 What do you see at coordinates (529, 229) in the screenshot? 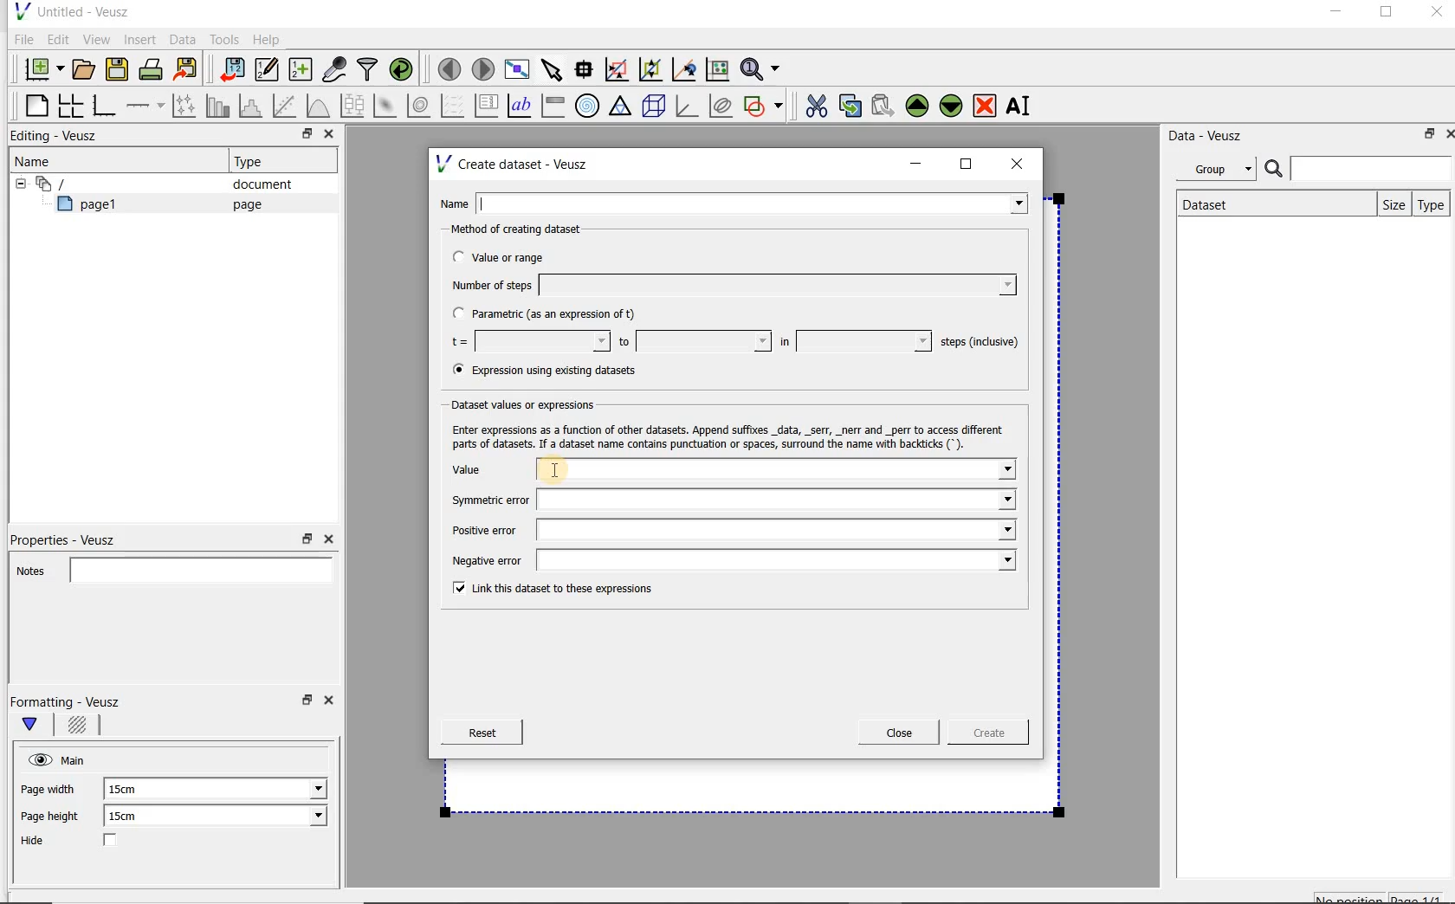
I see `Method of creating dataset:` at bounding box center [529, 229].